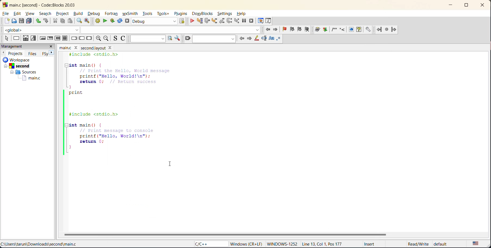 The height and width of the screenshot is (248, 491). Describe the element at coordinates (247, 244) in the screenshot. I see `metadata` at that location.